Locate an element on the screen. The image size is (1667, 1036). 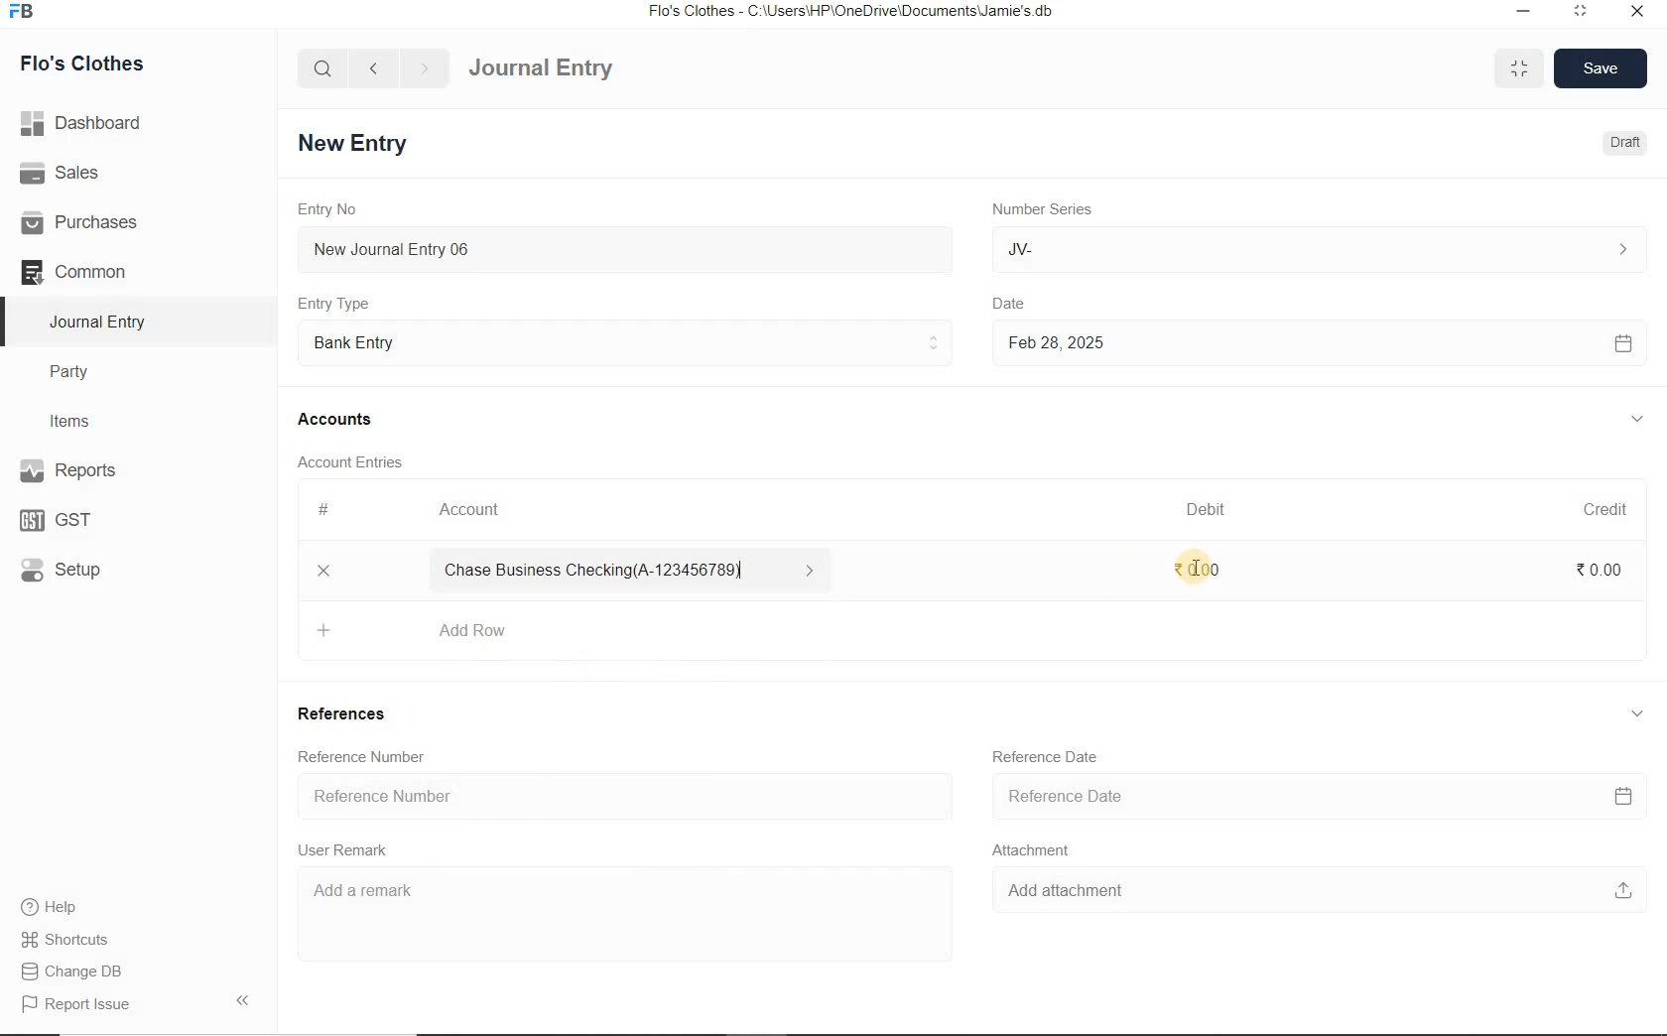
maximize is located at coordinates (1581, 10).